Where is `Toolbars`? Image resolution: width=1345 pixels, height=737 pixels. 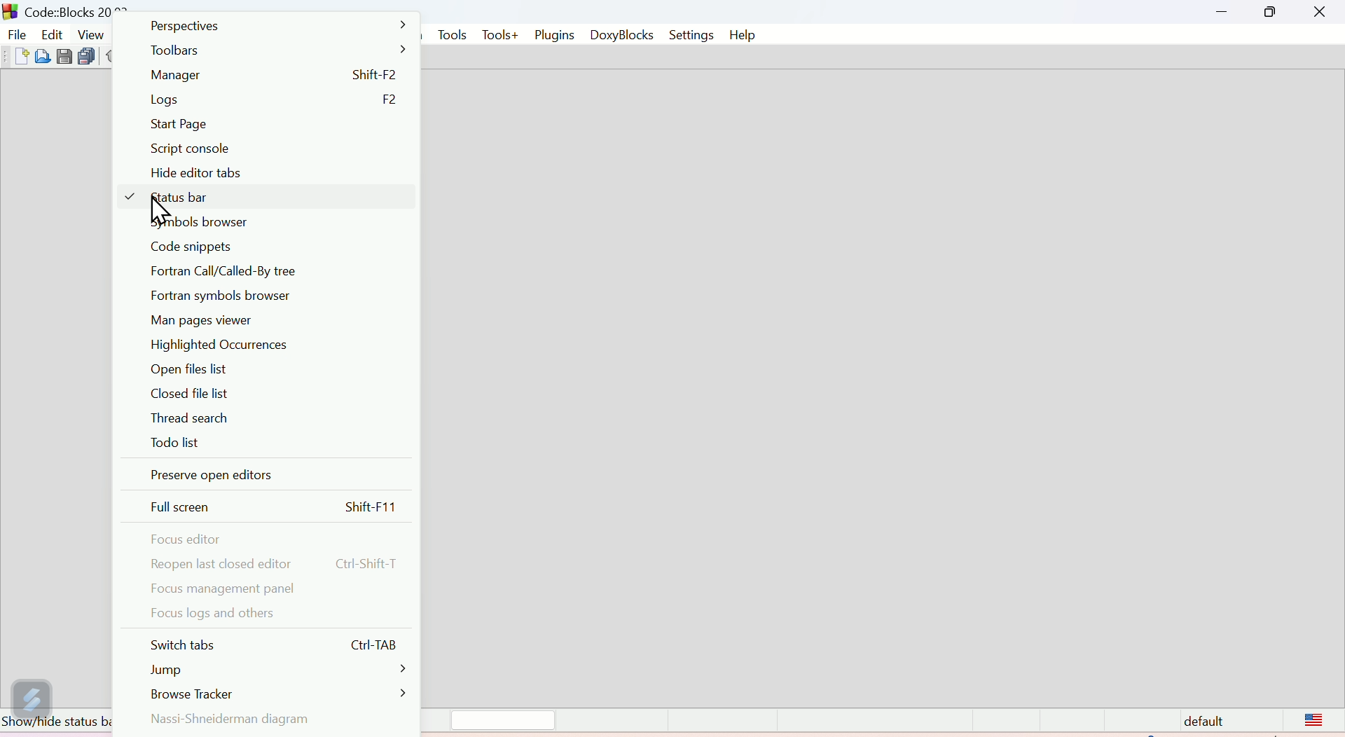 Toolbars is located at coordinates (272, 54).